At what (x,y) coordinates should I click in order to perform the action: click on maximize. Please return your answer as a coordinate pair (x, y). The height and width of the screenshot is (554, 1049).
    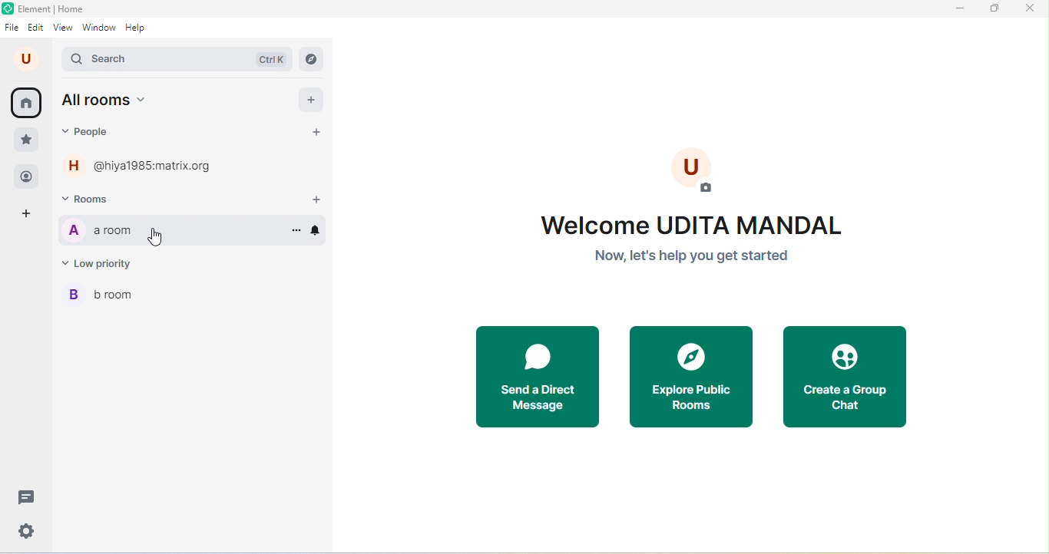
    Looking at the image, I should click on (994, 11).